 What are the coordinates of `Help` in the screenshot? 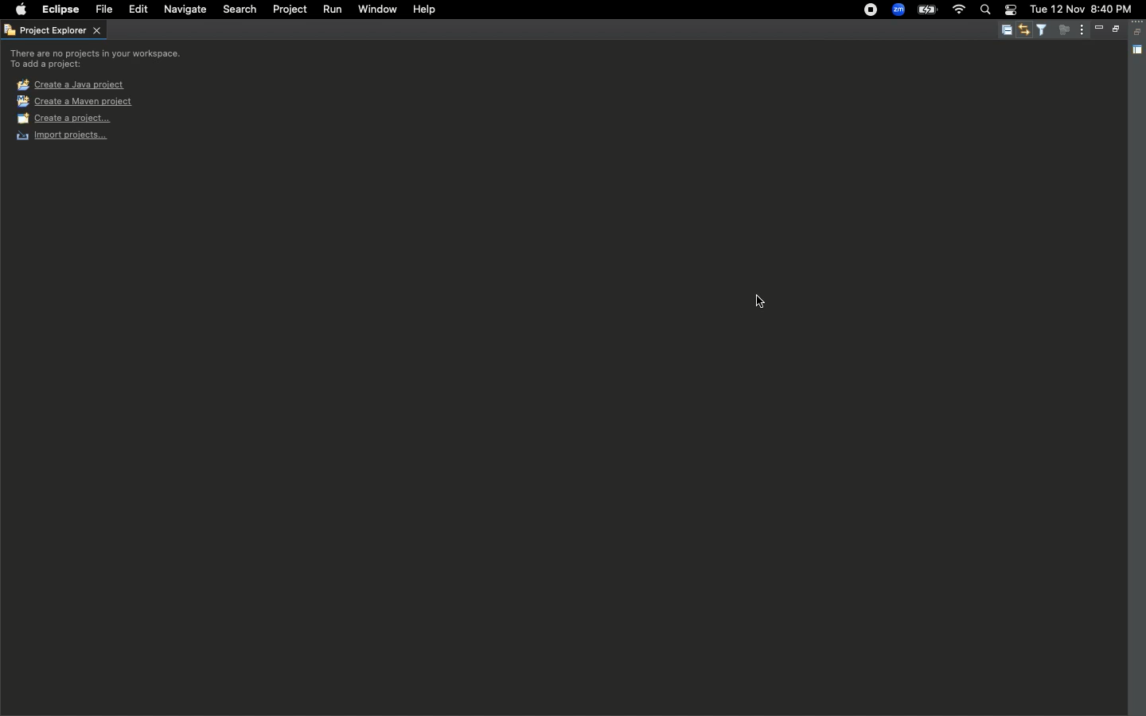 It's located at (426, 10).